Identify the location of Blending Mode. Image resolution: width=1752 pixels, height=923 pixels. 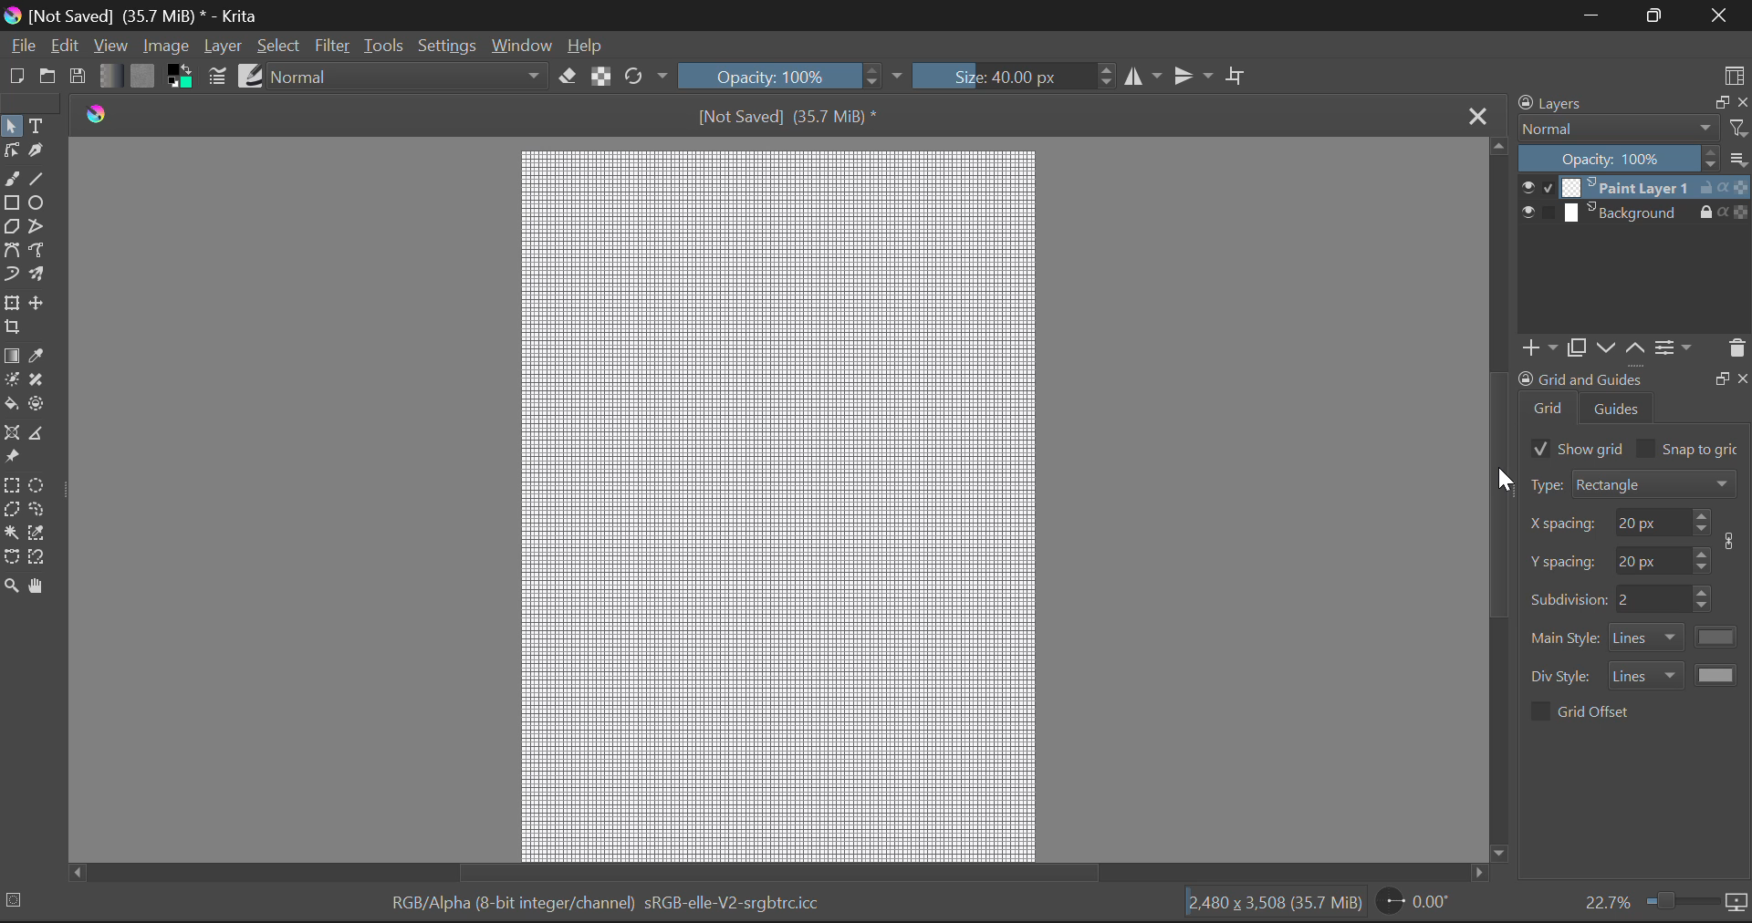
(411, 76).